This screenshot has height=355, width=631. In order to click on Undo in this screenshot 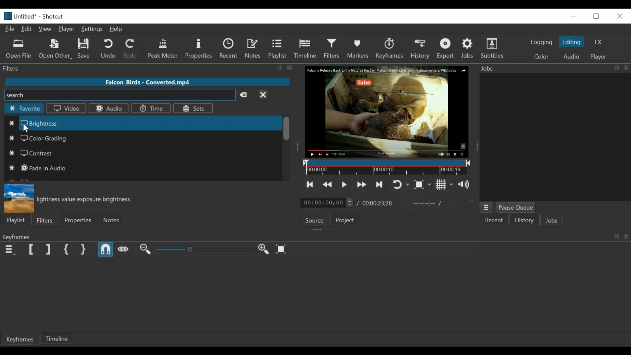, I will do `click(109, 49)`.